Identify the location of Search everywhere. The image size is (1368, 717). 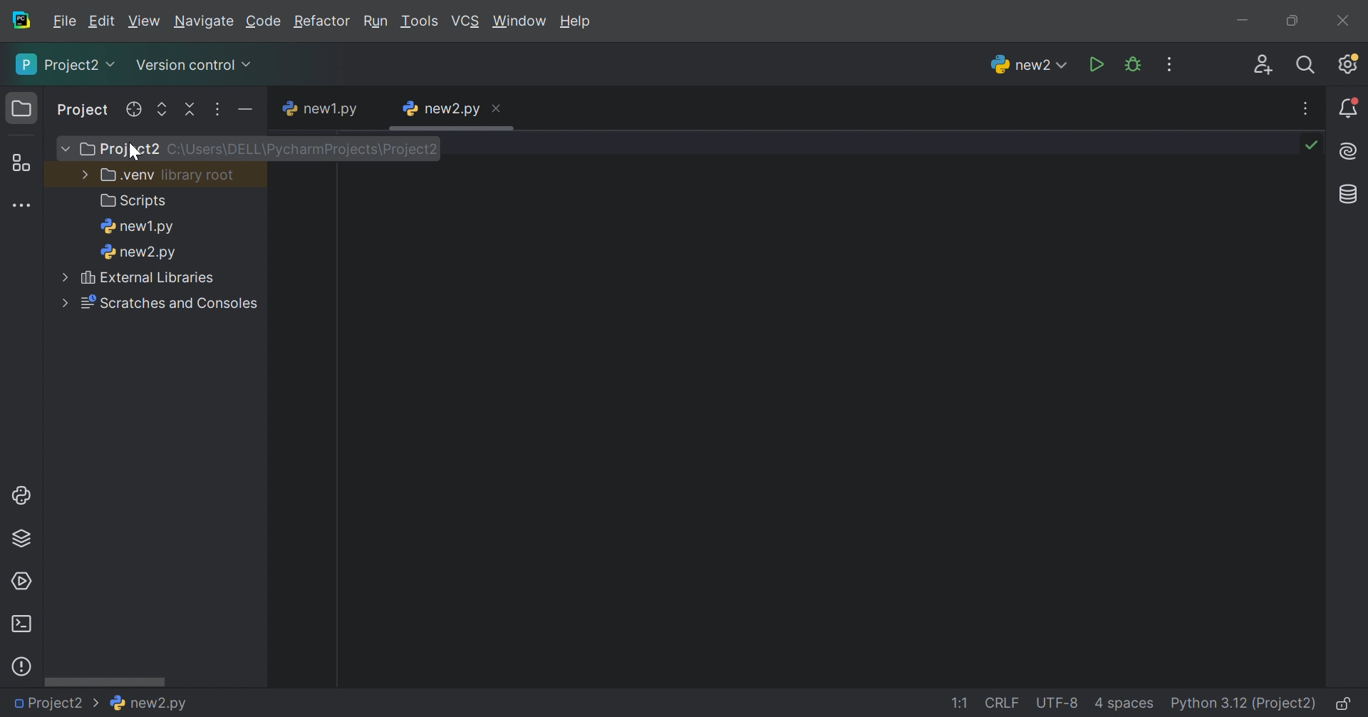
(1308, 67).